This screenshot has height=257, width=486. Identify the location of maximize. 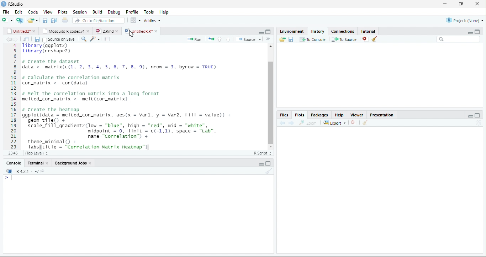
(462, 4).